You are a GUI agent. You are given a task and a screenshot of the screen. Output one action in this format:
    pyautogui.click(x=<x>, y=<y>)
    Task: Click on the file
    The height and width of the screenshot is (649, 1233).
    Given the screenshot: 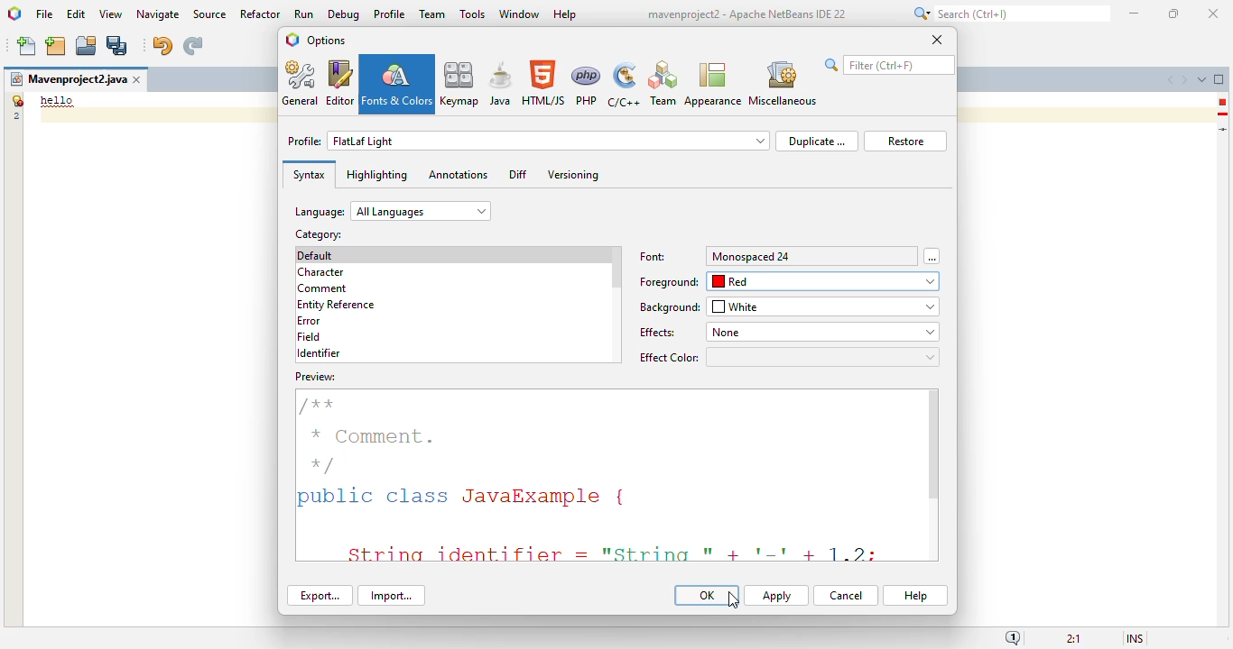 What is the action you would take?
    pyautogui.click(x=44, y=15)
    